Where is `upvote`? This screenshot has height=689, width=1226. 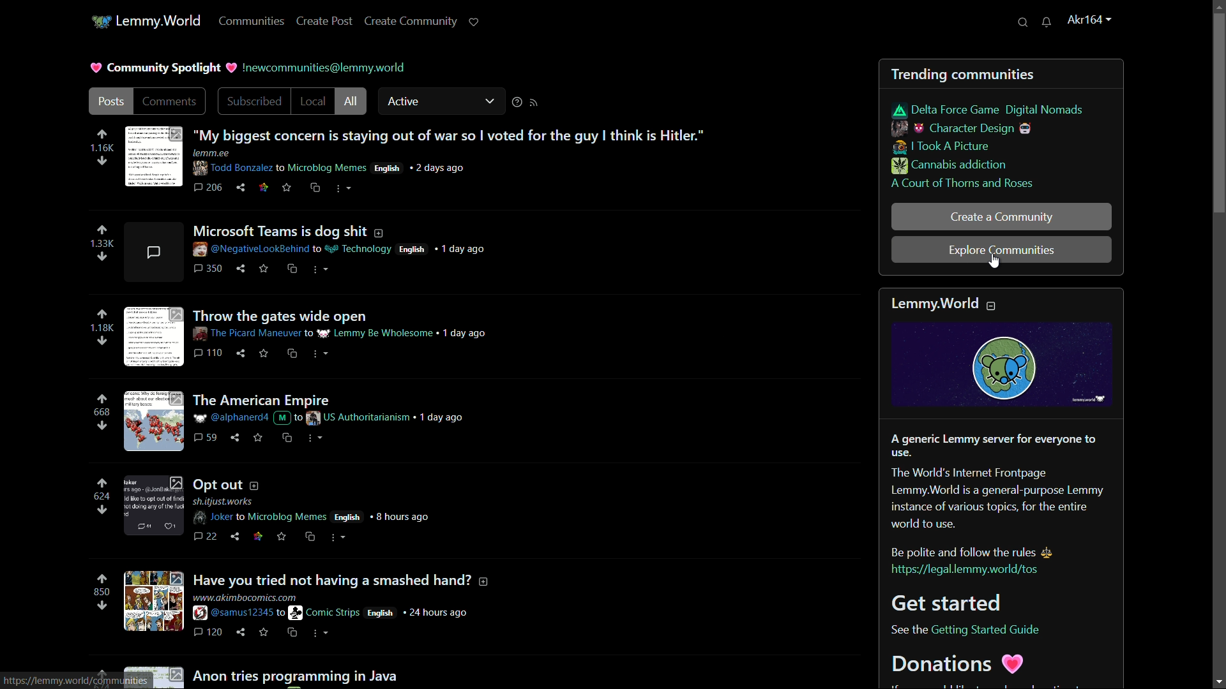 upvote is located at coordinates (102, 315).